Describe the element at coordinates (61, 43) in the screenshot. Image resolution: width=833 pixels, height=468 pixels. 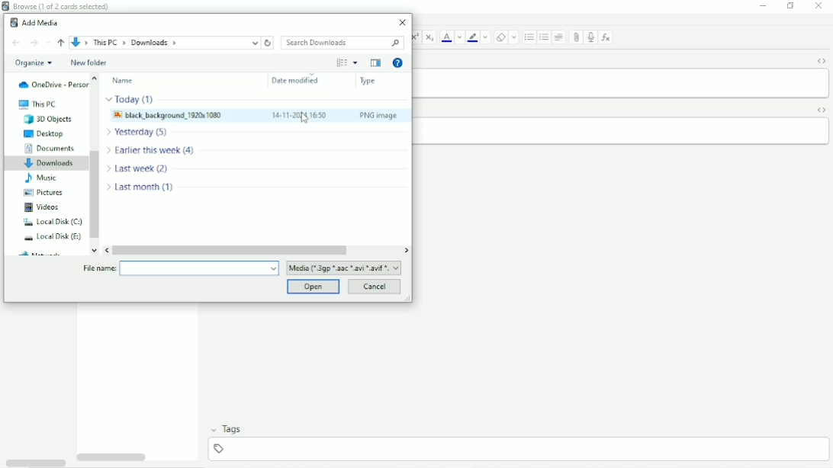
I see `Up to ''This PC"` at that location.